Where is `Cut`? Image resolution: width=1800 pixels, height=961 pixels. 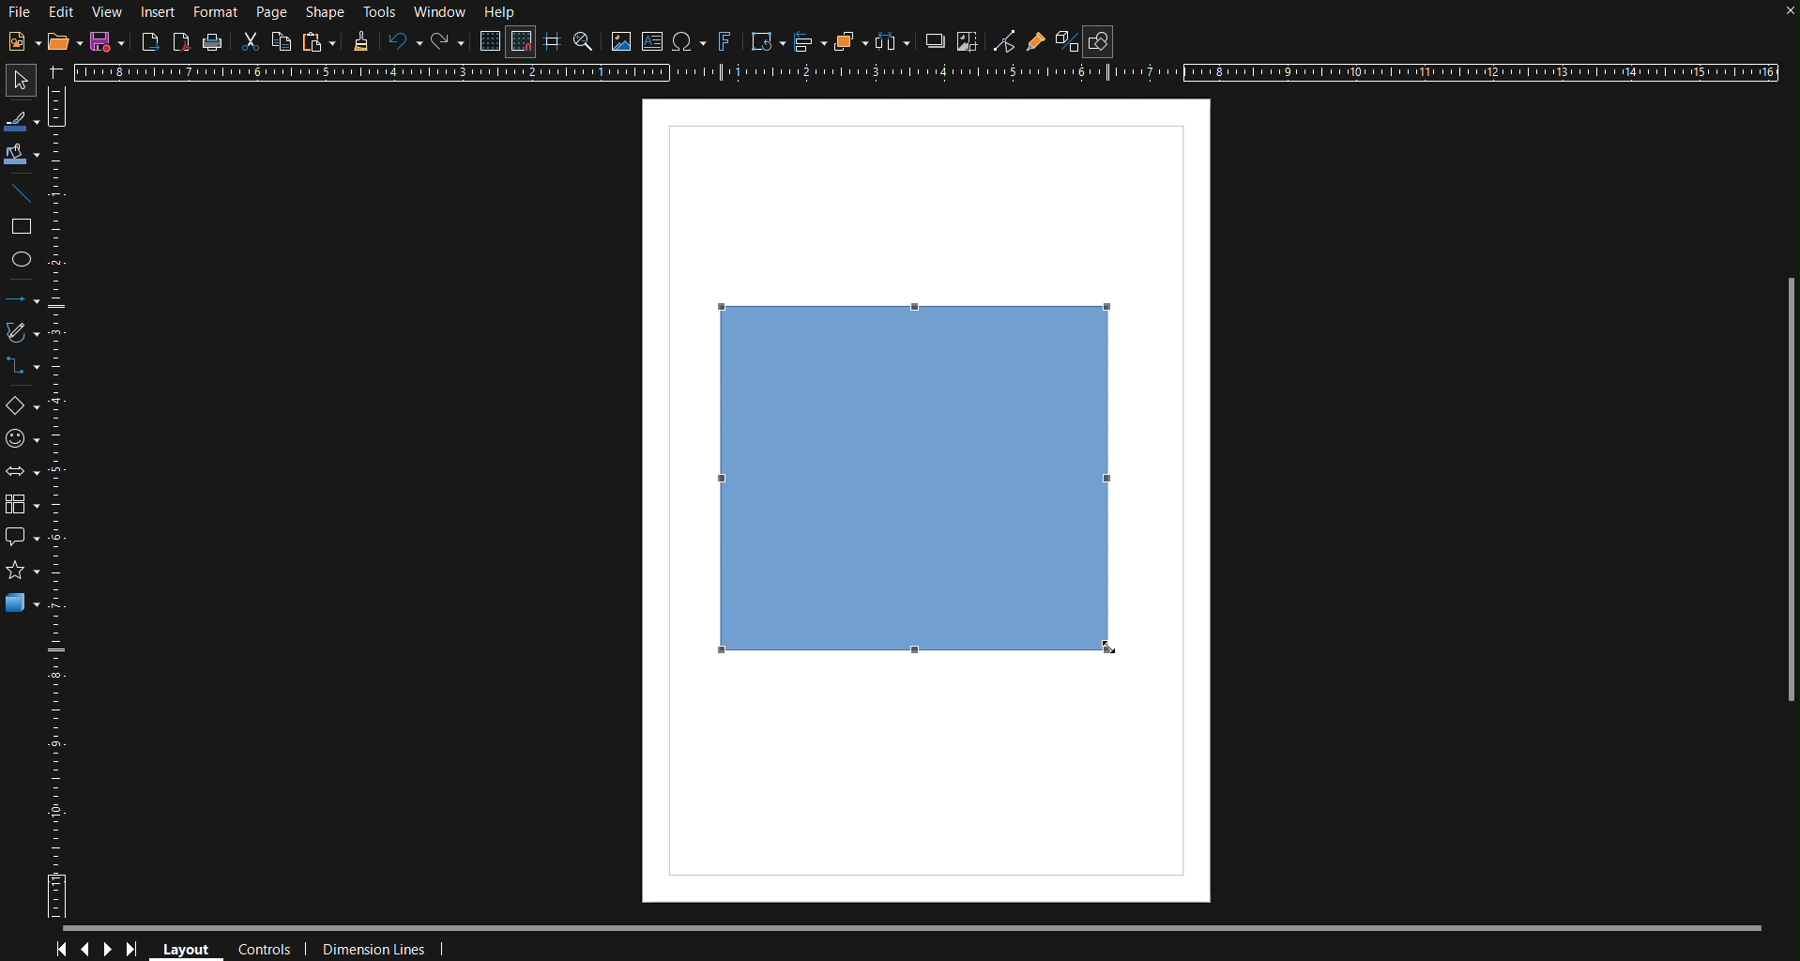 Cut is located at coordinates (248, 41).